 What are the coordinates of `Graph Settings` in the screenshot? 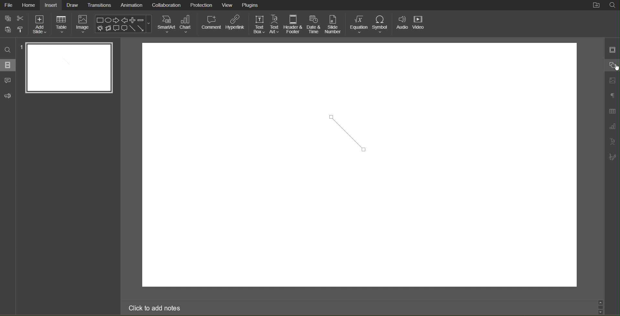 It's located at (612, 127).